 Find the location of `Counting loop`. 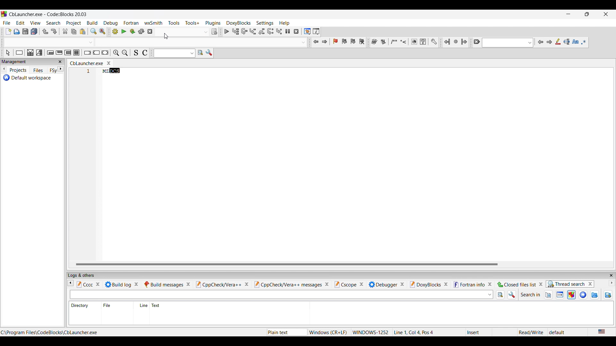

Counting loop is located at coordinates (68, 53).